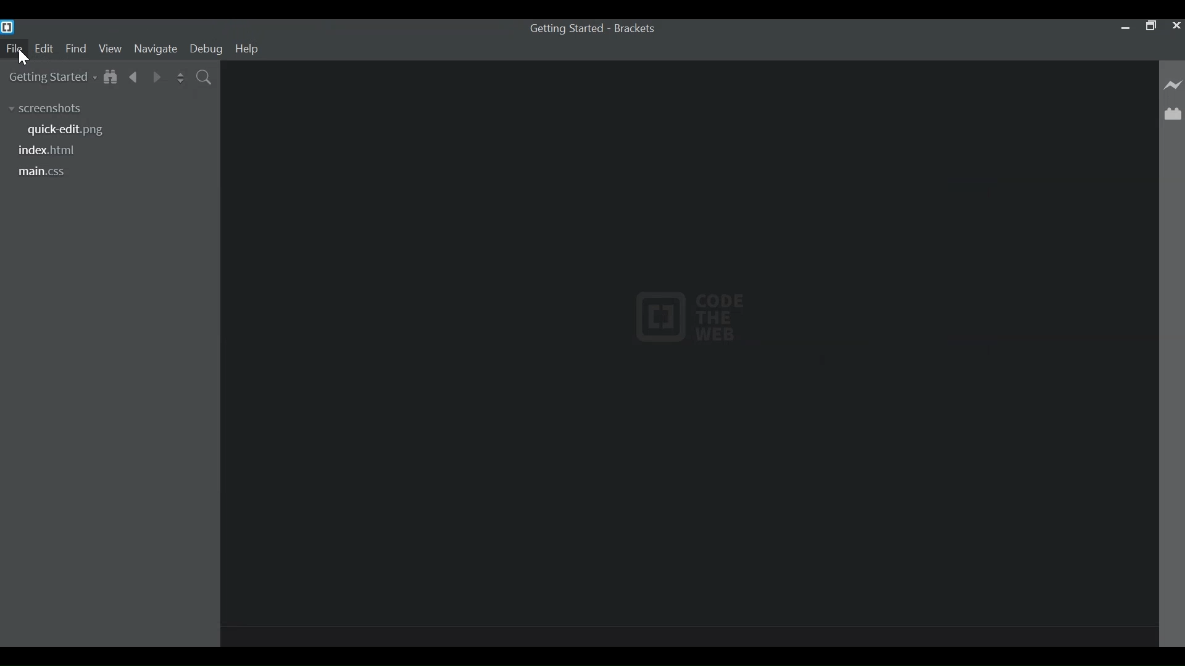 The width and height of the screenshot is (1185, 666). I want to click on Navigate, so click(156, 49).